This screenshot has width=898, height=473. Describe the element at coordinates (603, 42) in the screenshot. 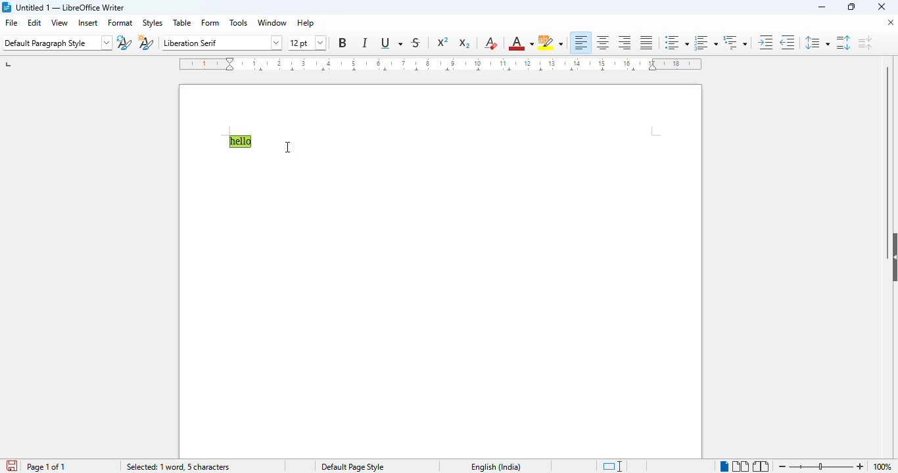

I see `align center` at that location.